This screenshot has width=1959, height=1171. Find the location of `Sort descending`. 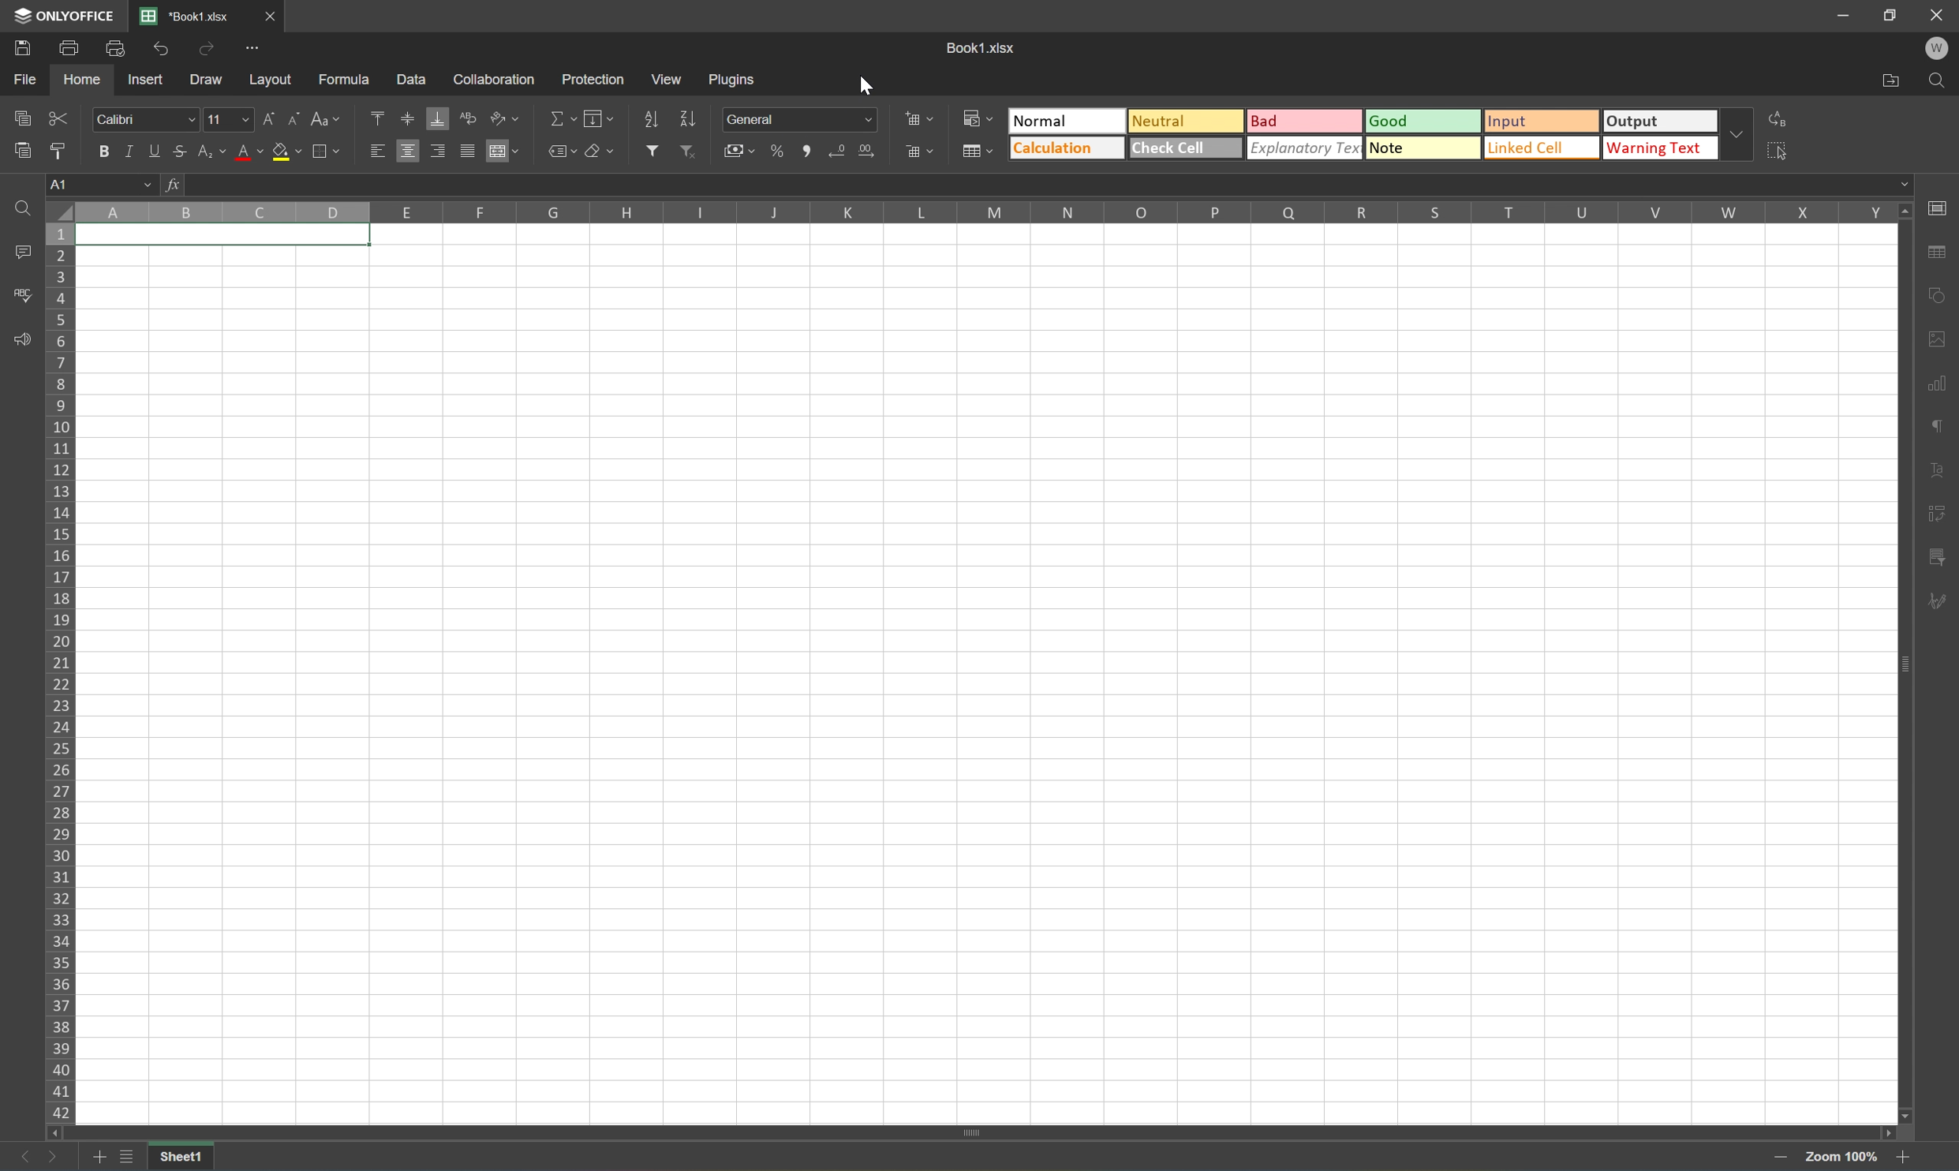

Sort descending is located at coordinates (687, 118).